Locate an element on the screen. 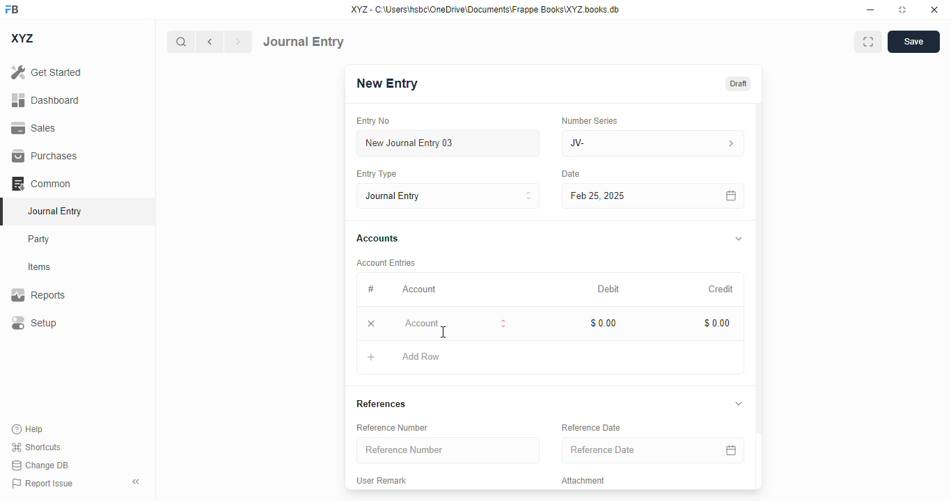  JV- is located at coordinates (622, 143).